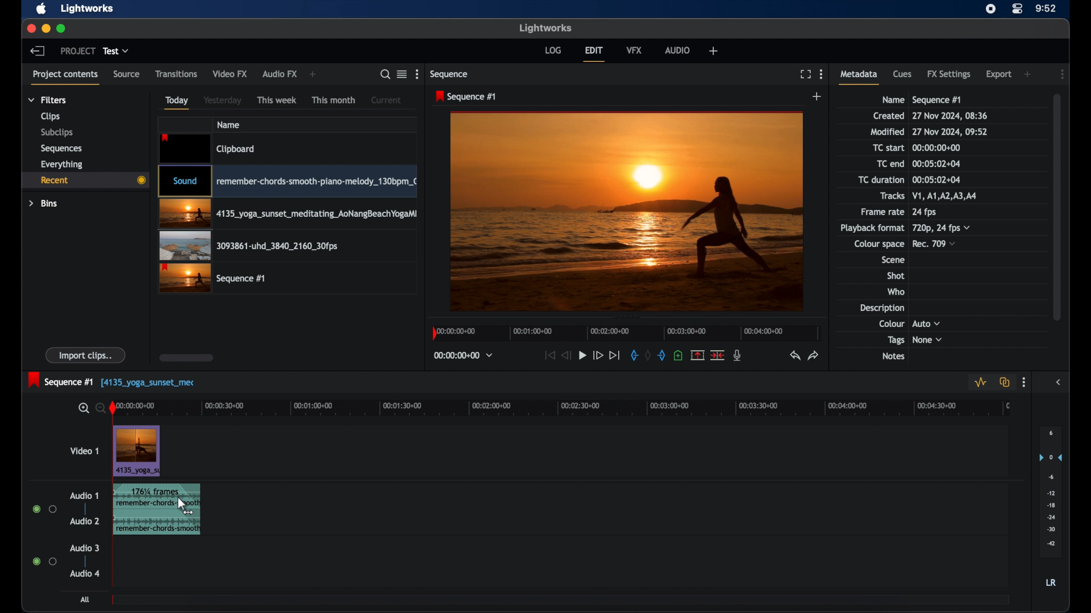  I want to click on toggle audio levels editing, so click(980, 383).